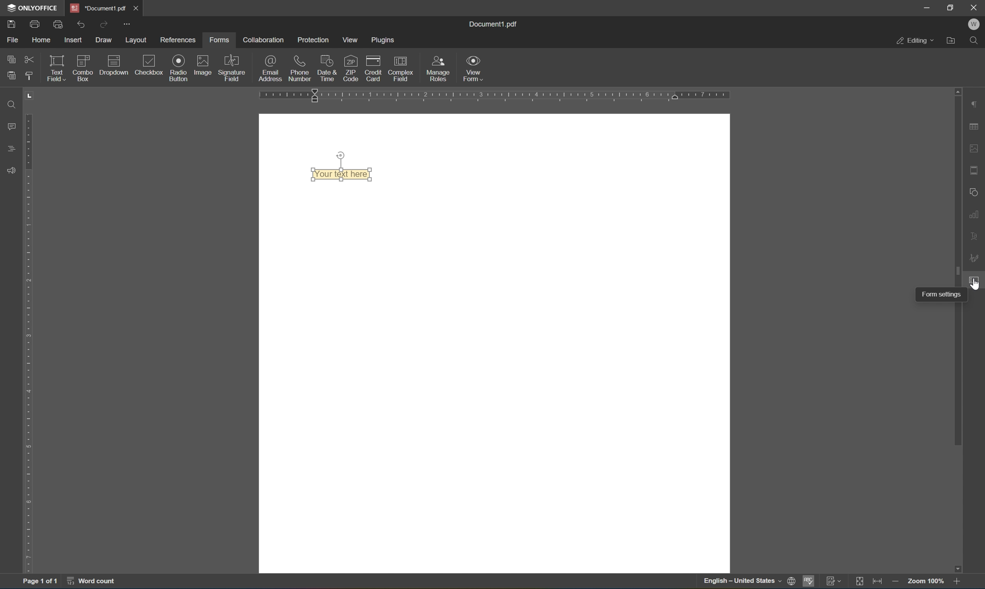  What do you see at coordinates (11, 77) in the screenshot?
I see `paste` at bounding box center [11, 77].